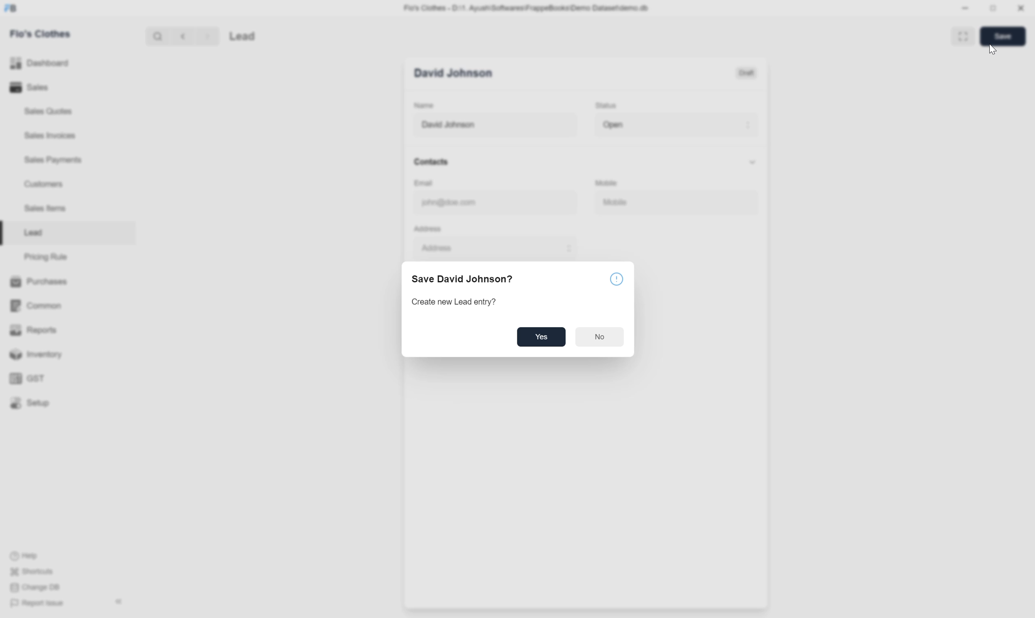 This screenshot has width=1035, height=618. I want to click on Sales Quotes, so click(50, 113).